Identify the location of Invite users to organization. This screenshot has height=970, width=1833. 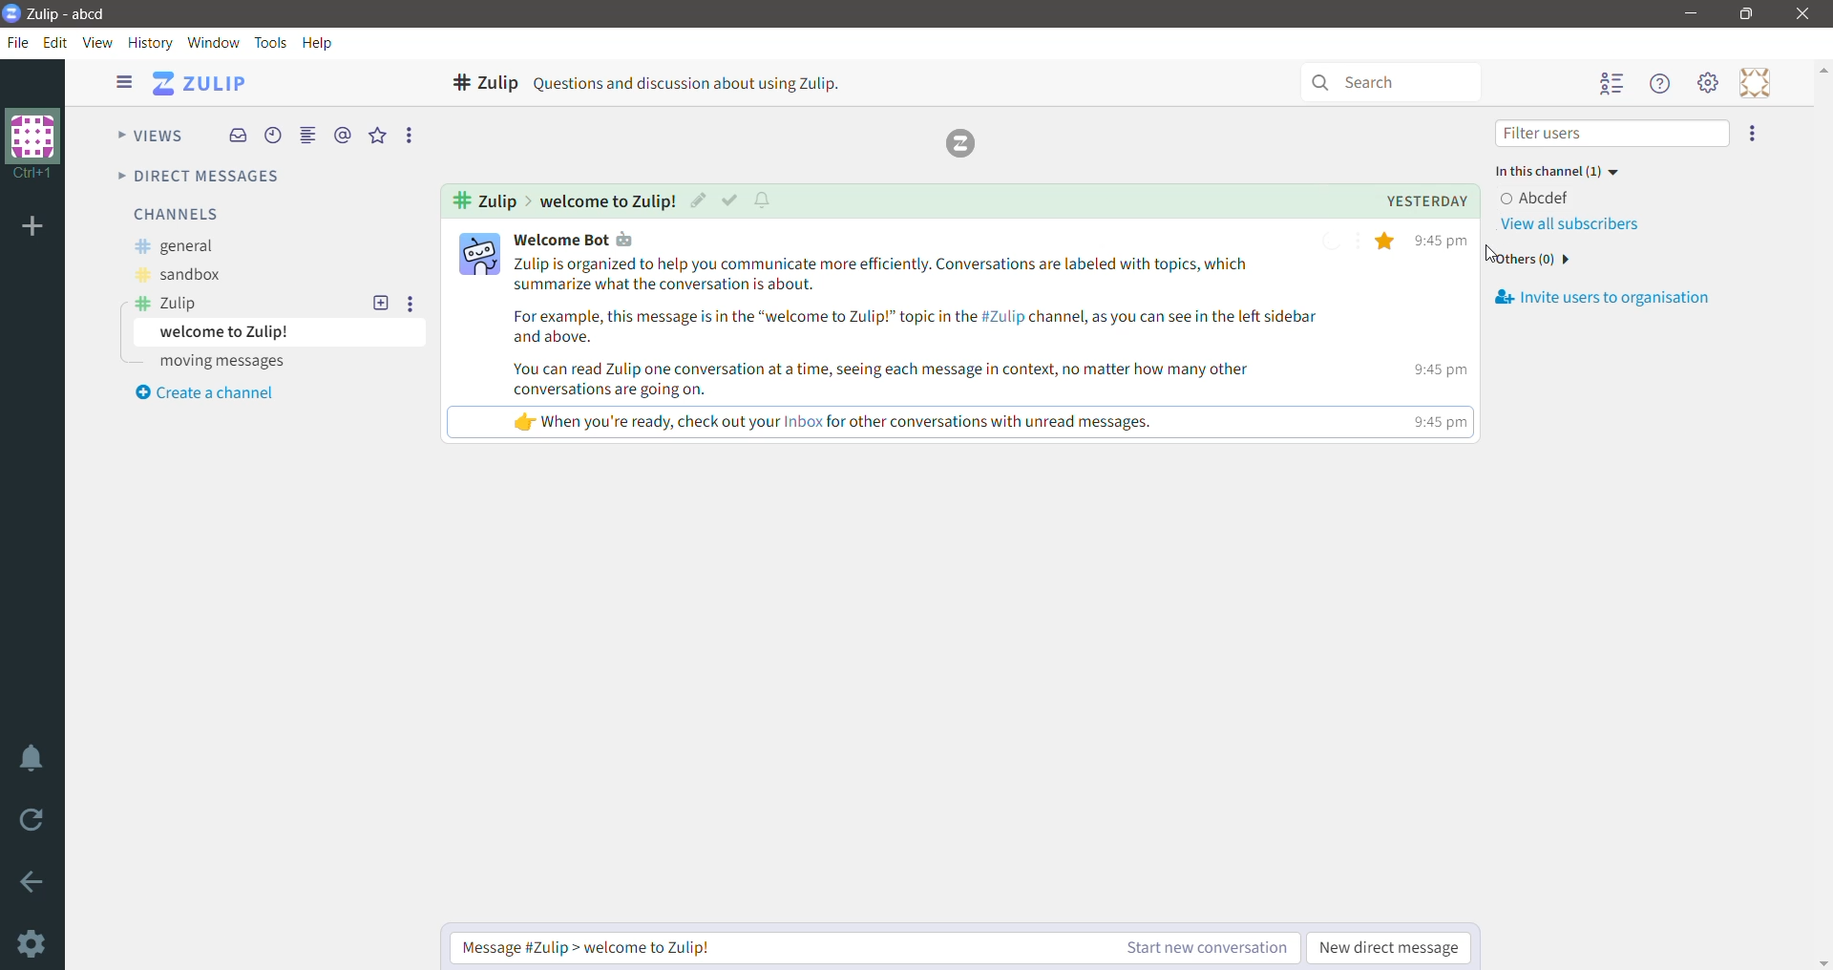
(1754, 136).